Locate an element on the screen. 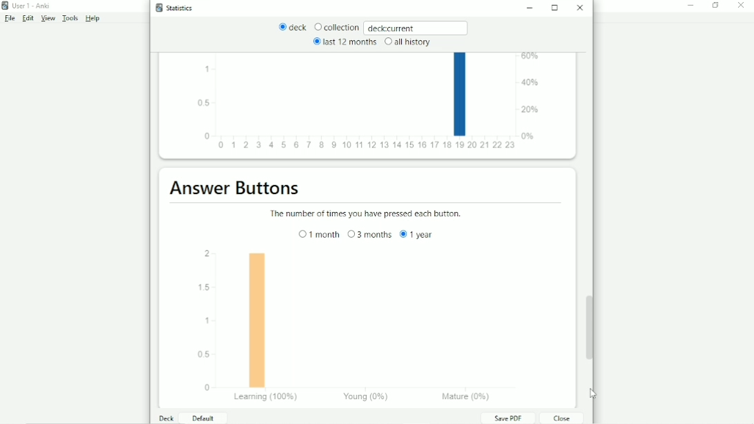 The image size is (754, 424). Close is located at coordinates (560, 418).